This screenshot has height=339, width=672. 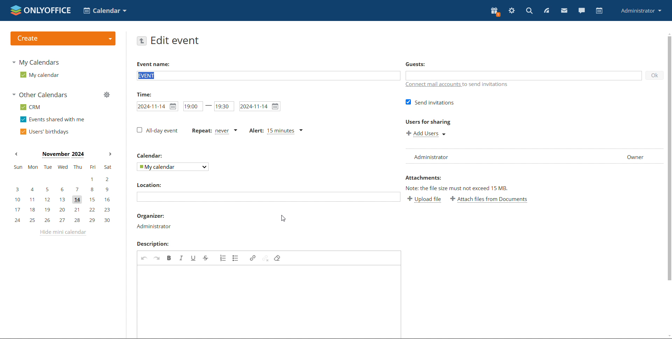 I want to click on users for sharing, so click(x=430, y=123).